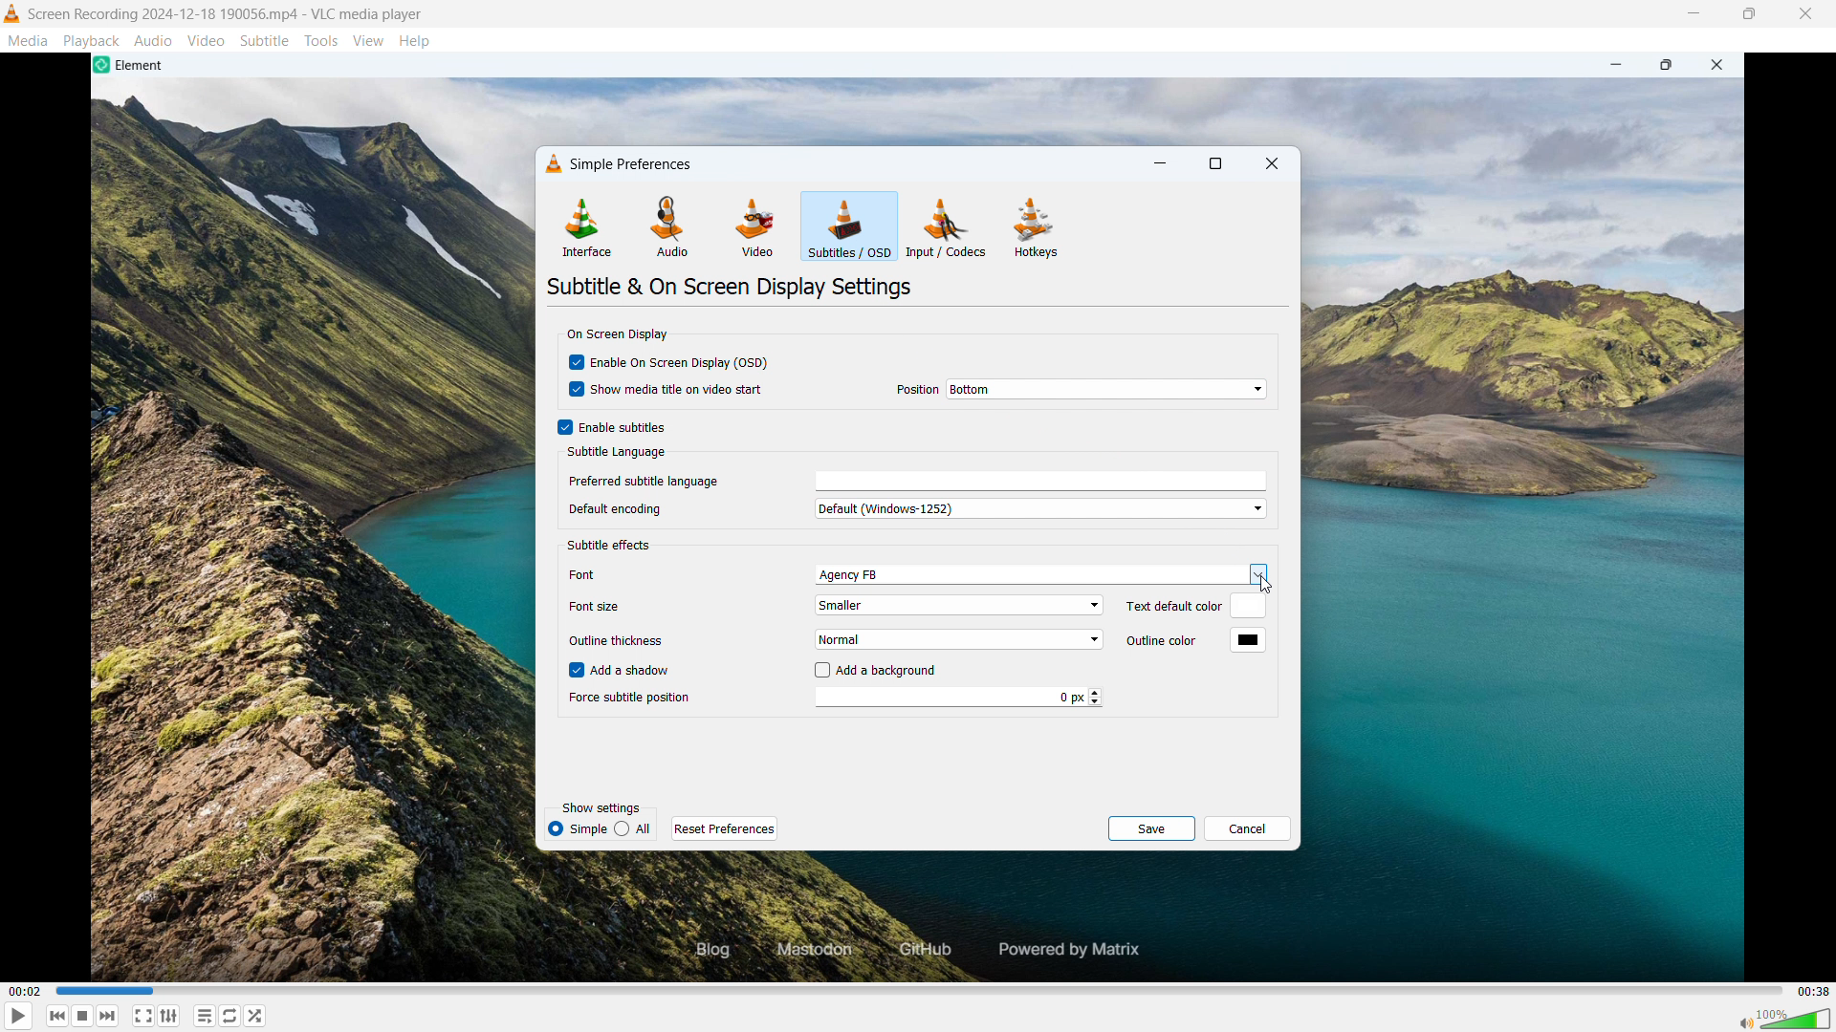 This screenshot has height=1032, width=1836. What do you see at coordinates (56, 1016) in the screenshot?
I see `backward or previous media` at bounding box center [56, 1016].